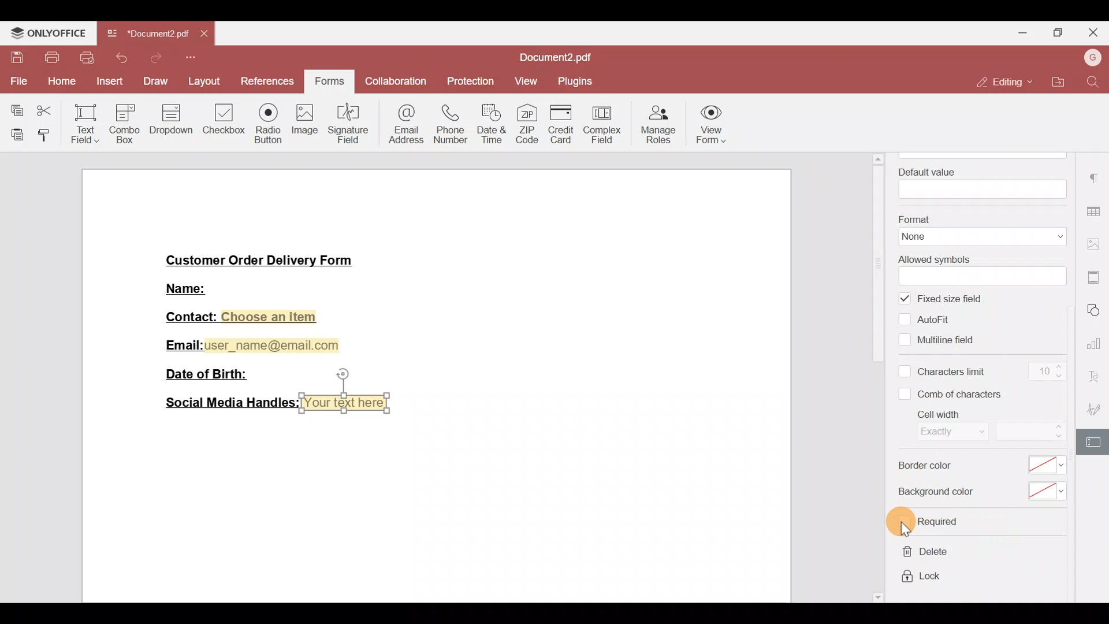 The height and width of the screenshot is (624, 1109). I want to click on Multiline field, so click(940, 339).